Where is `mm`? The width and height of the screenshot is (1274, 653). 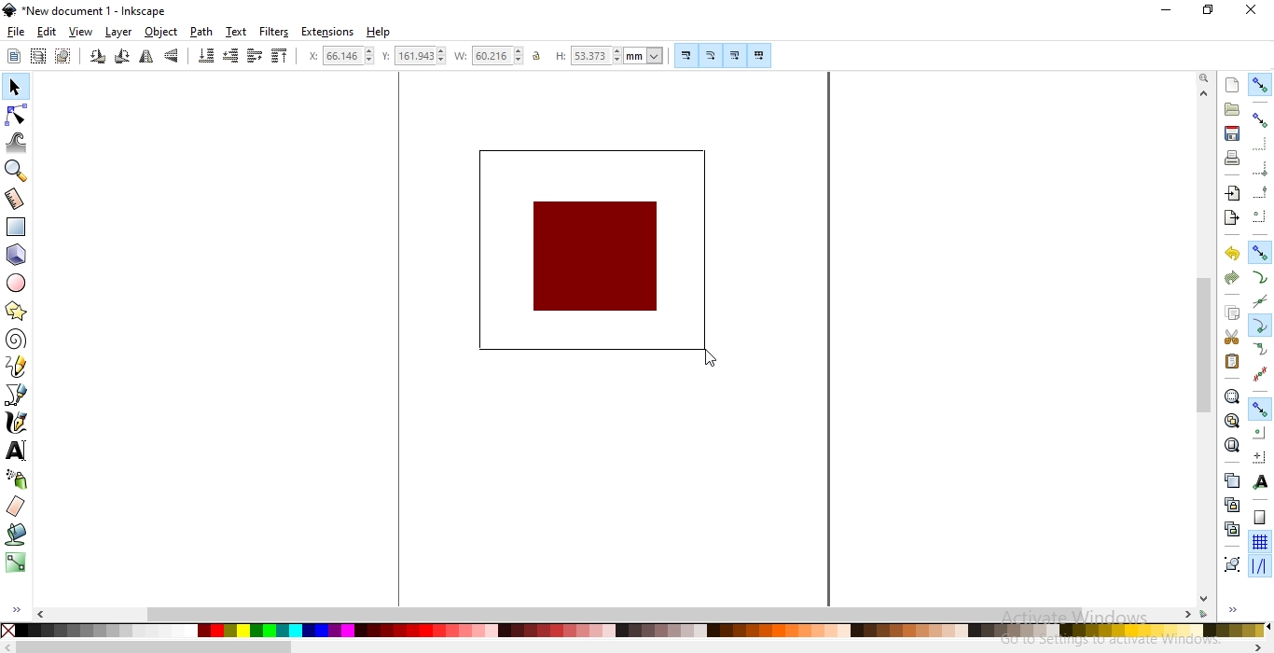
mm is located at coordinates (645, 55).